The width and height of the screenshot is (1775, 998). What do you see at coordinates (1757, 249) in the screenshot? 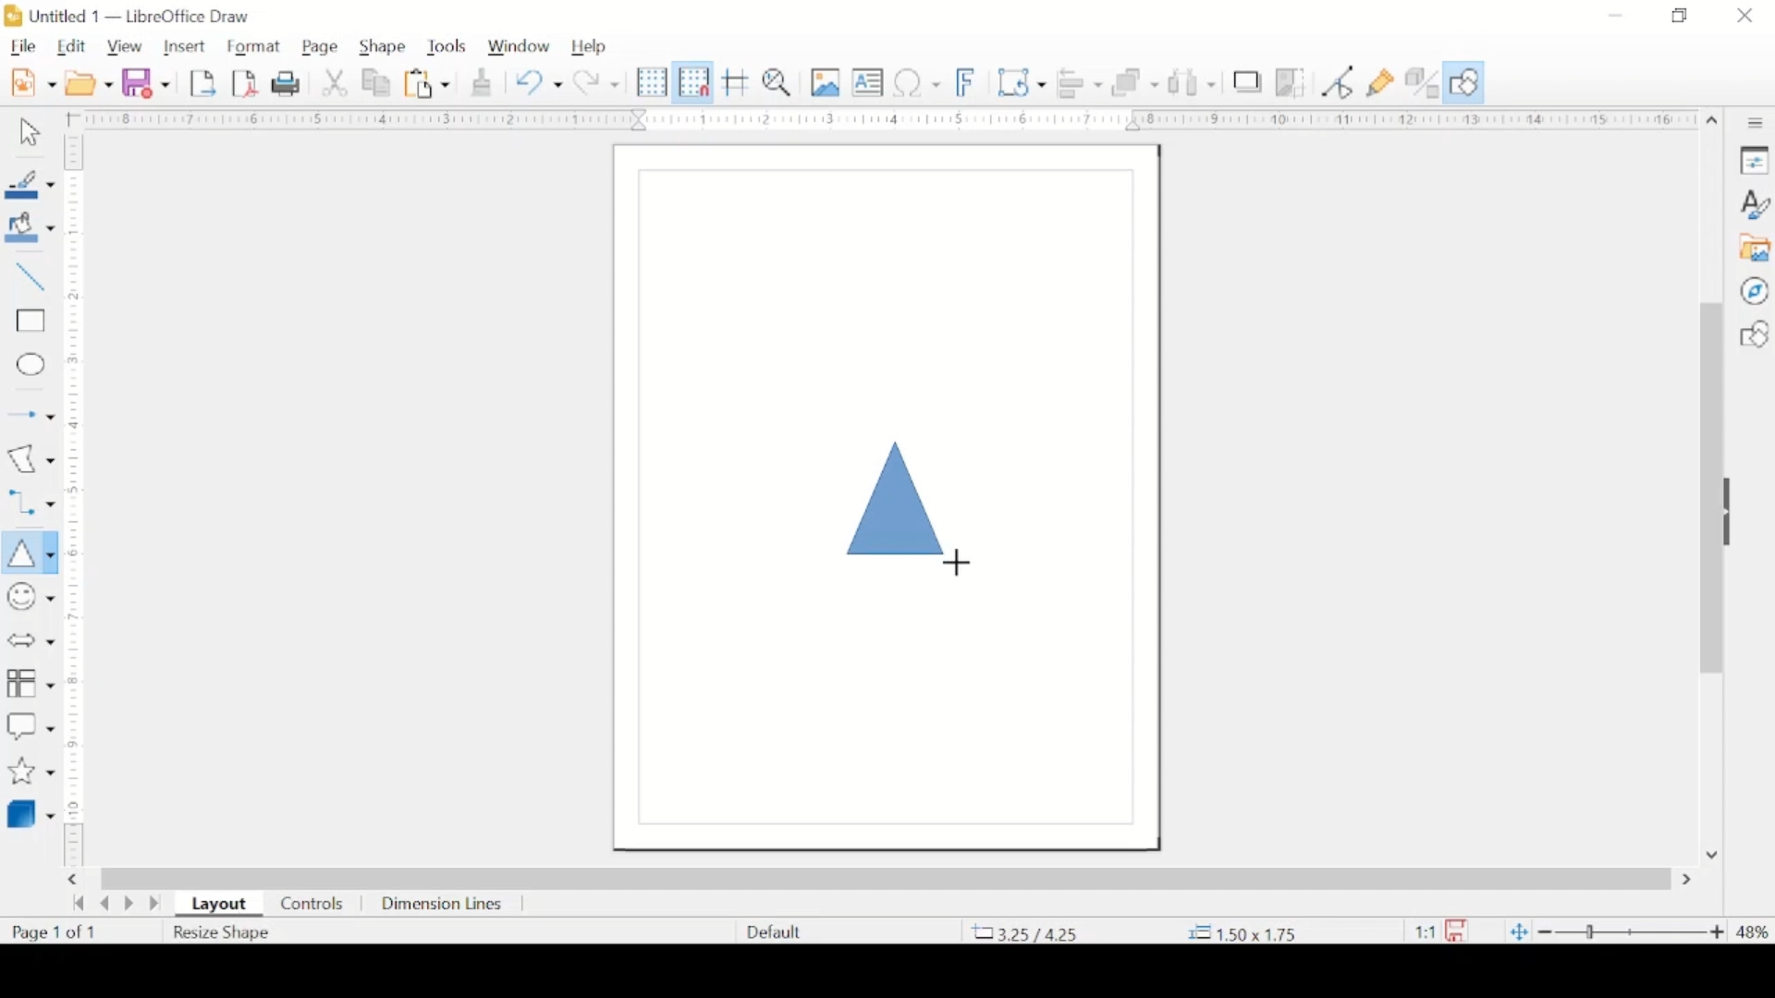
I see `gallery` at bounding box center [1757, 249].